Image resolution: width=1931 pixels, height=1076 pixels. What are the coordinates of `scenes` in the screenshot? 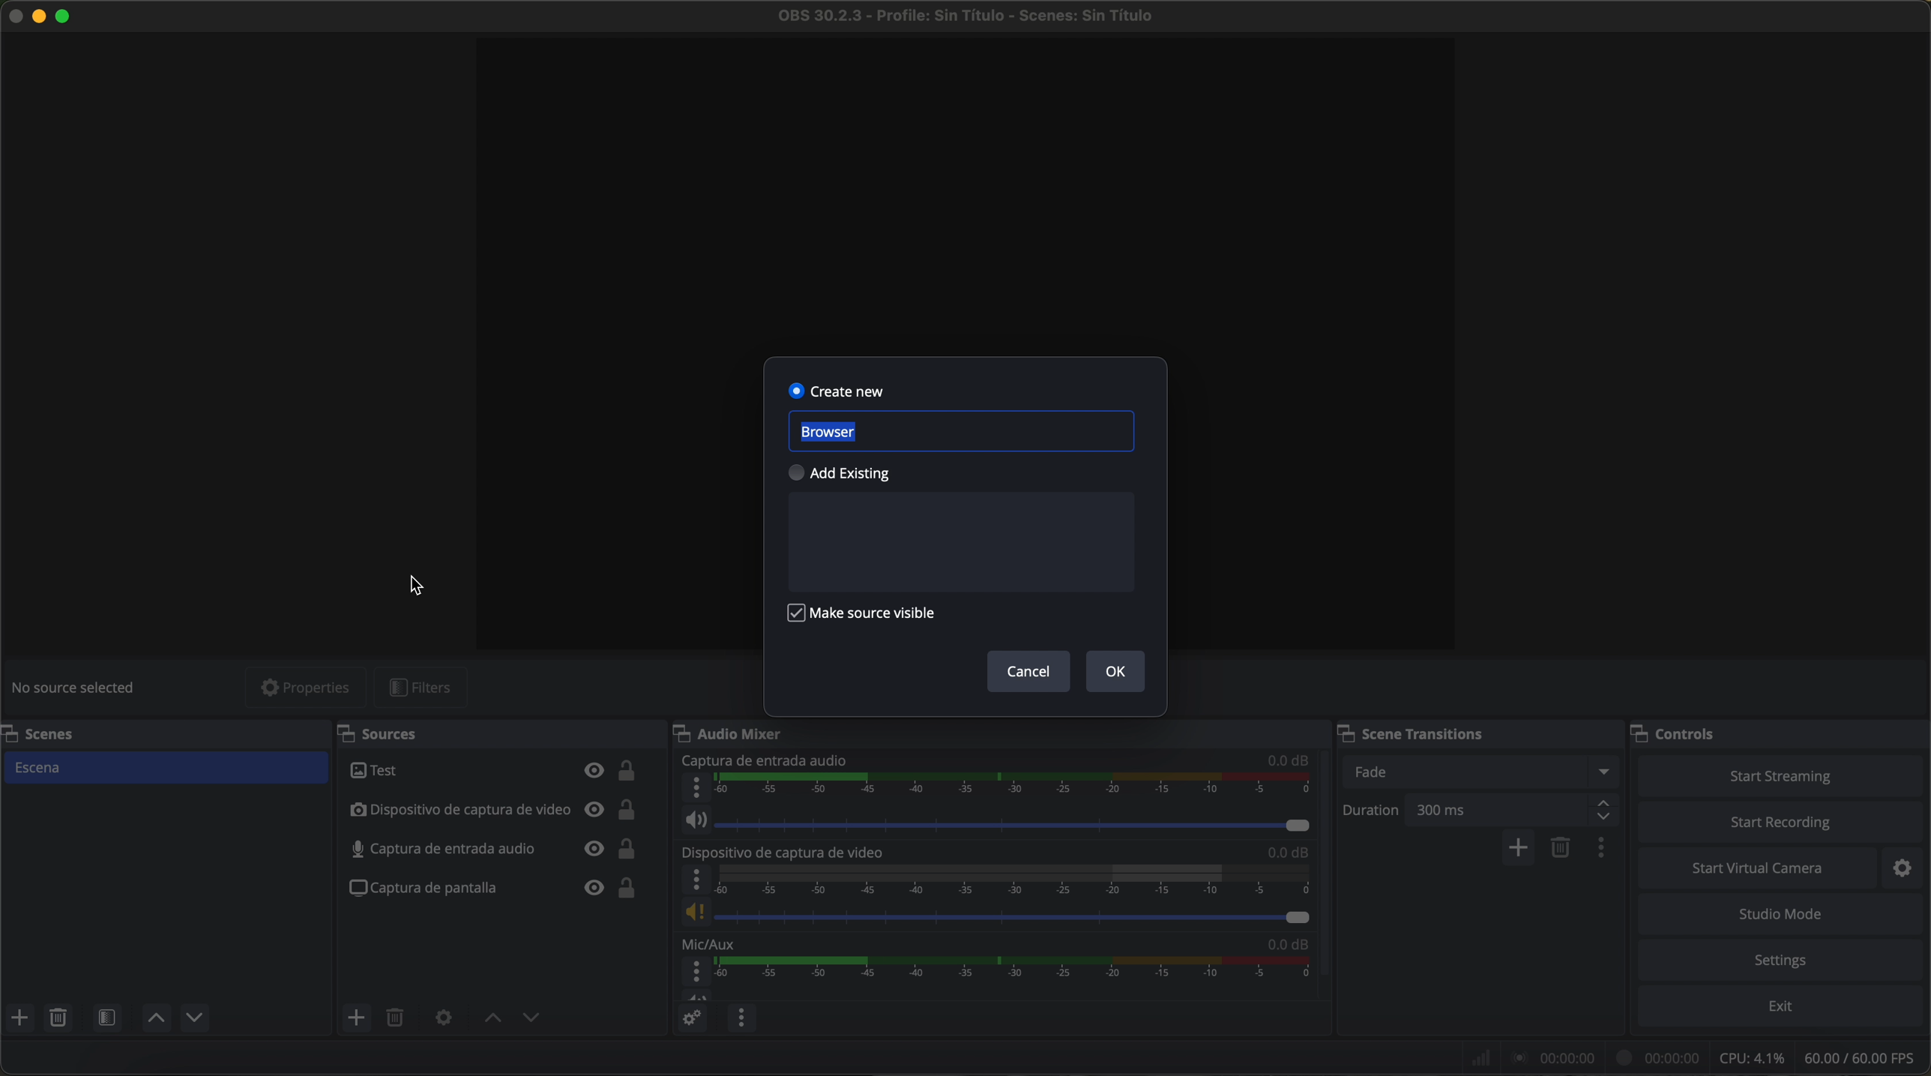 It's located at (53, 734).